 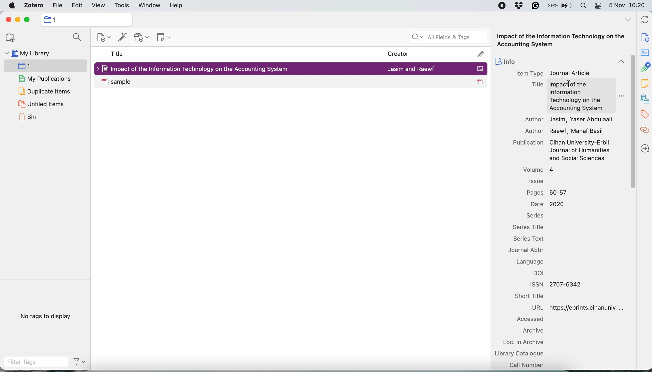 I want to click on screen recorder, so click(x=503, y=5).